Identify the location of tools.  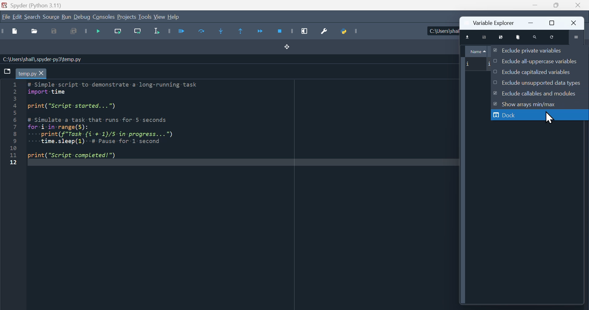
(145, 17).